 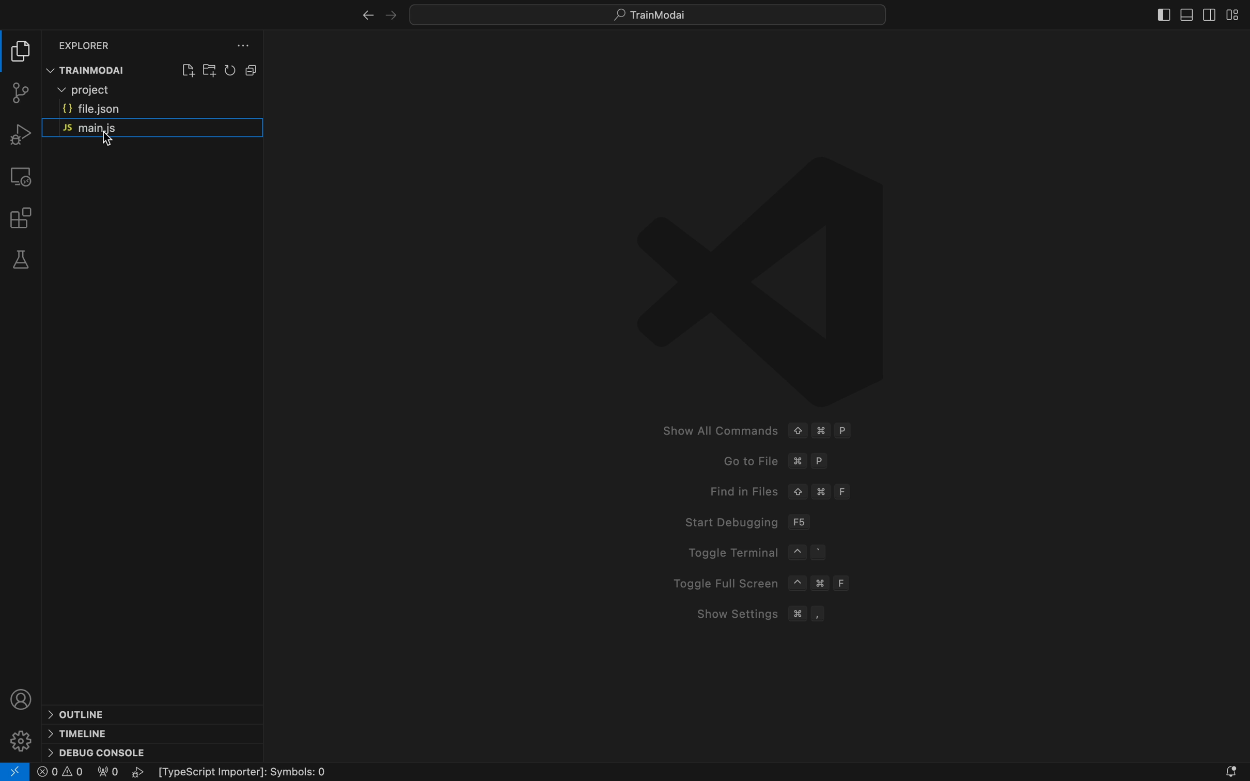 What do you see at coordinates (1161, 15) in the screenshot?
I see `sidebat left` at bounding box center [1161, 15].